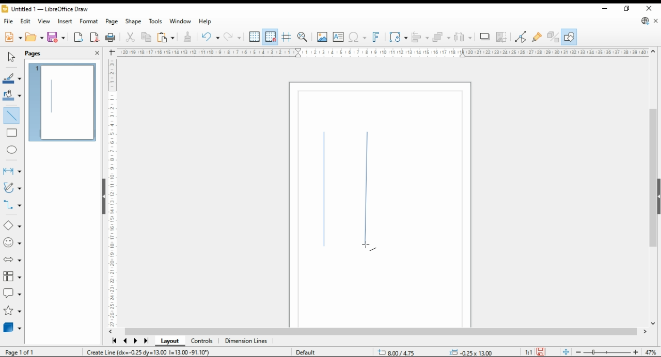 Image resolution: width=661 pixels, height=357 pixels. What do you see at coordinates (11, 57) in the screenshot?
I see `select` at bounding box center [11, 57].